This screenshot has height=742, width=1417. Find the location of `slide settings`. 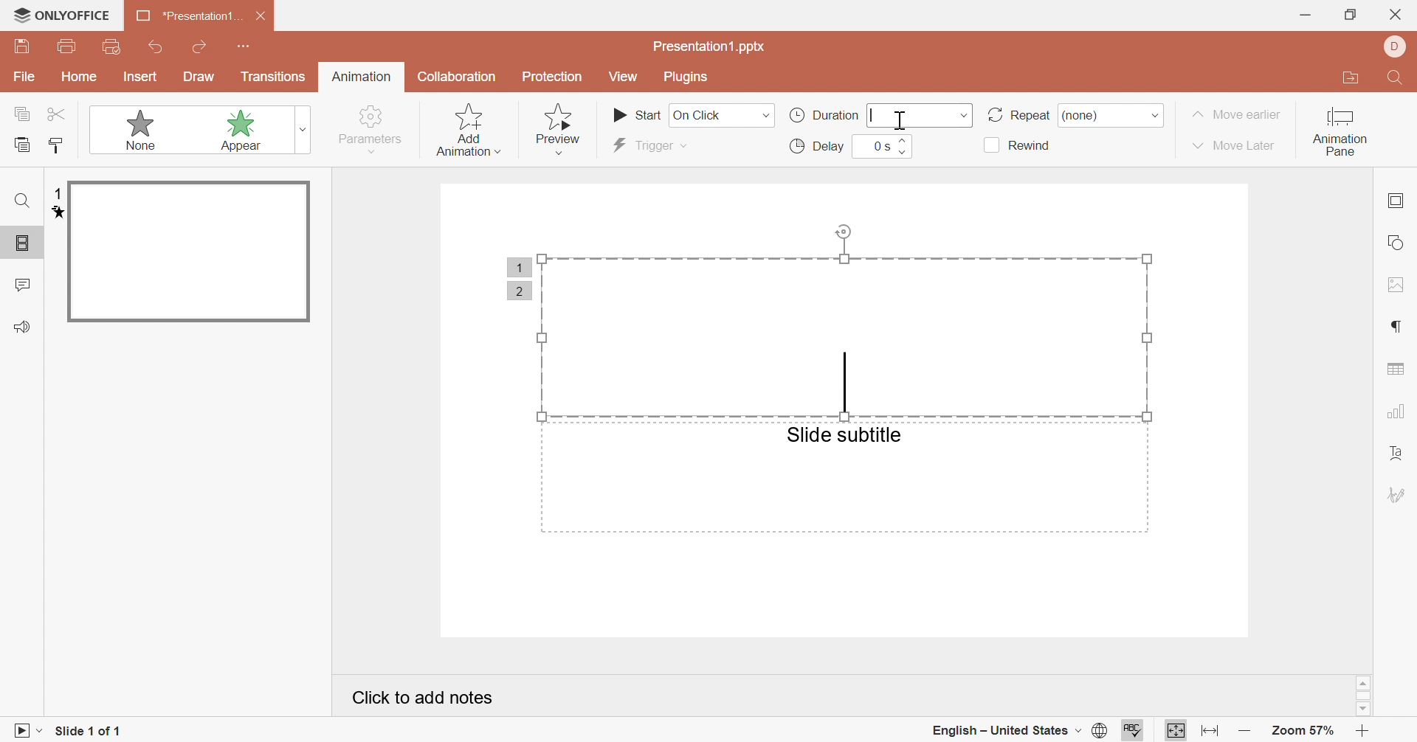

slide settings is located at coordinates (1395, 200).